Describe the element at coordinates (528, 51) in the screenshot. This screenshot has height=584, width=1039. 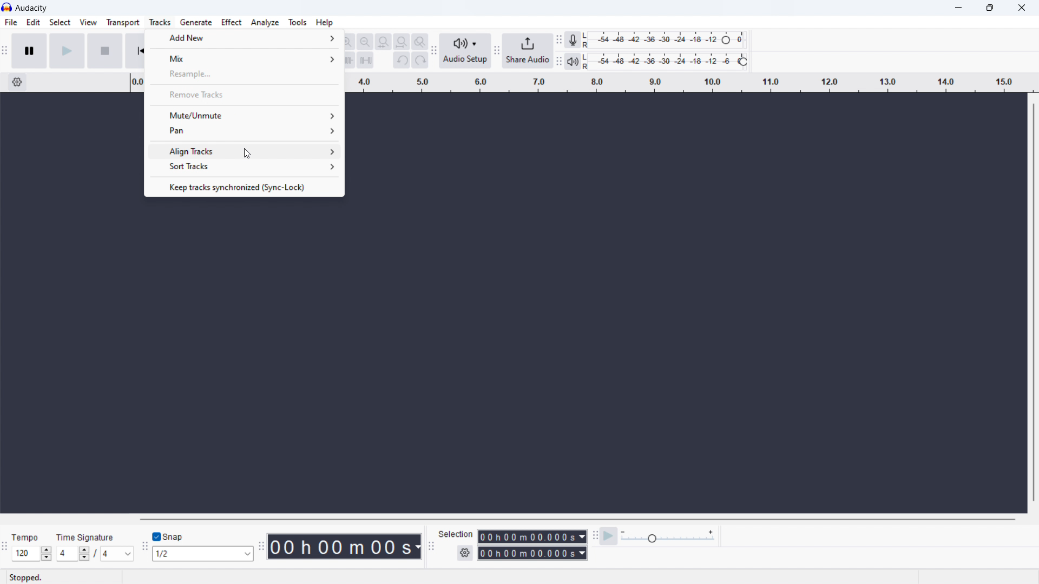
I see `share audio` at that location.